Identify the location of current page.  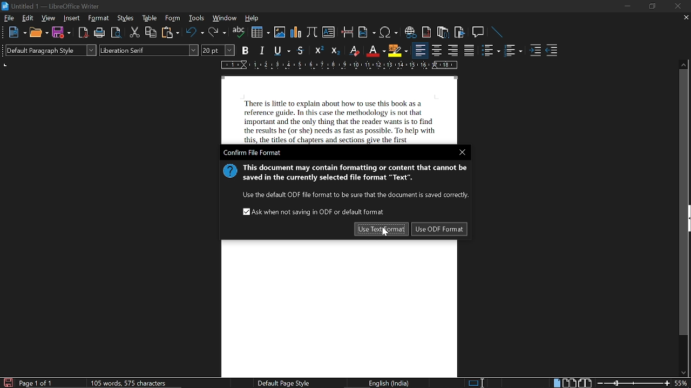
(36, 383).